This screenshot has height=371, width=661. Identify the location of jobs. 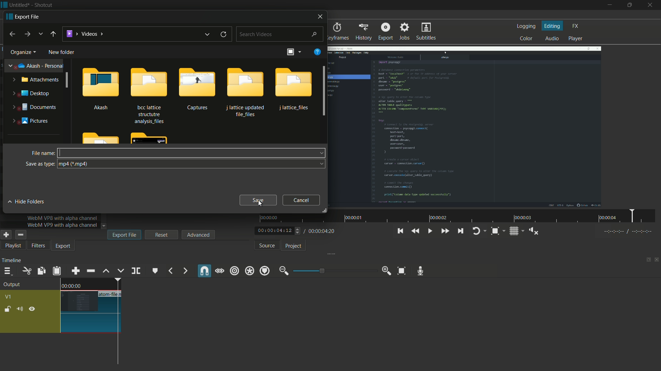
(406, 32).